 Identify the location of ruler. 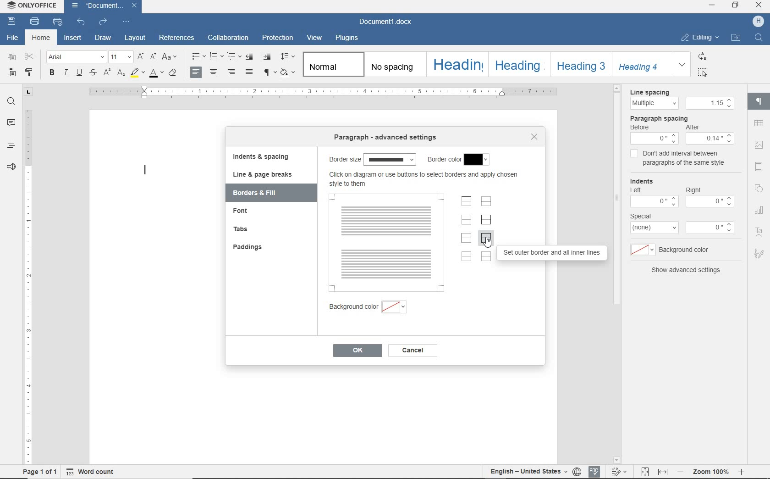
(28, 277).